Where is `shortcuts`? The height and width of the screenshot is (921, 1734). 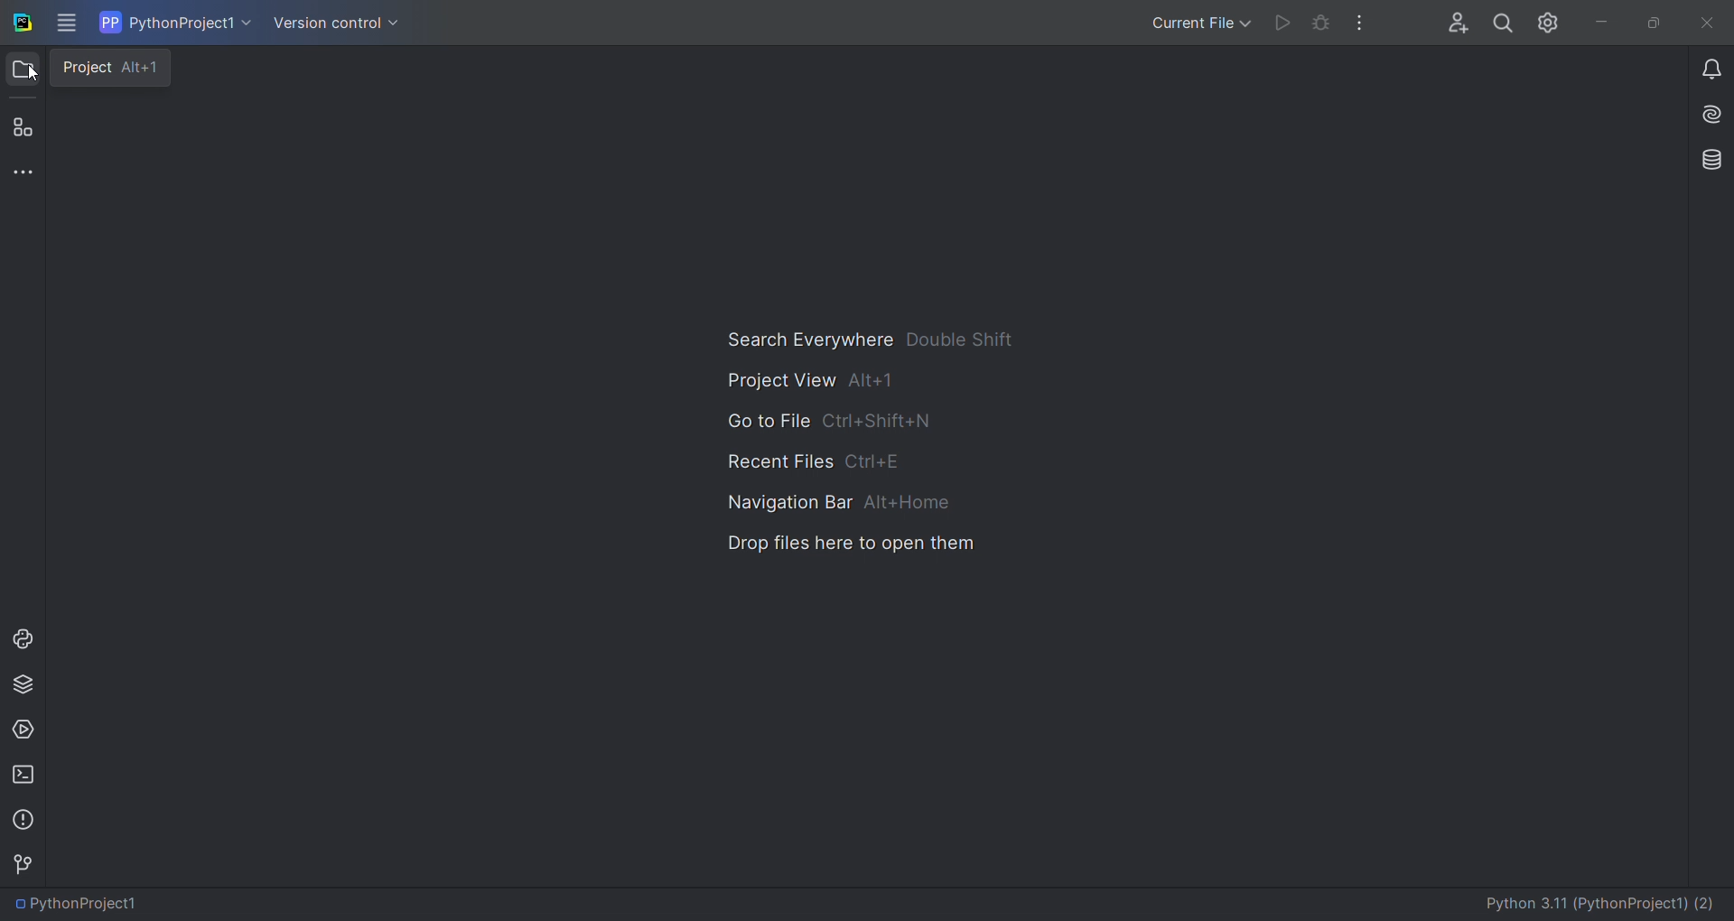 shortcuts is located at coordinates (866, 443).